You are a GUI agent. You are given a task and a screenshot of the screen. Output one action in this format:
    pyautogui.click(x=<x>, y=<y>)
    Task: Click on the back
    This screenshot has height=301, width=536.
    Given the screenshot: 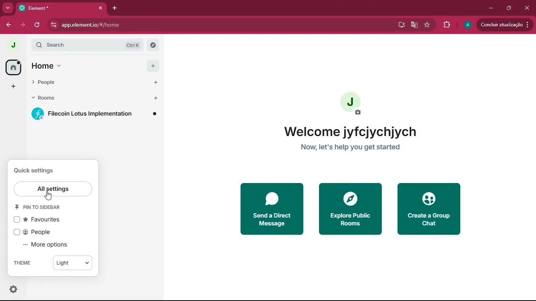 What is the action you would take?
    pyautogui.click(x=8, y=24)
    